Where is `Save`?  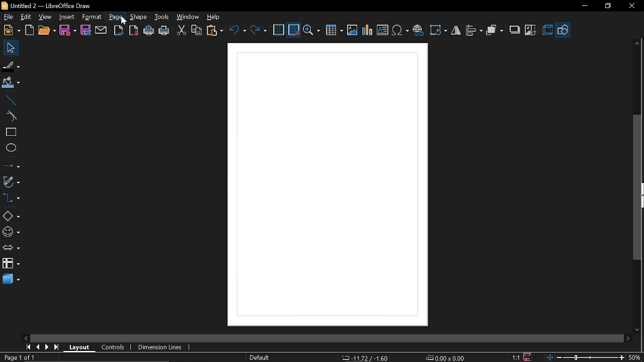
Save is located at coordinates (67, 31).